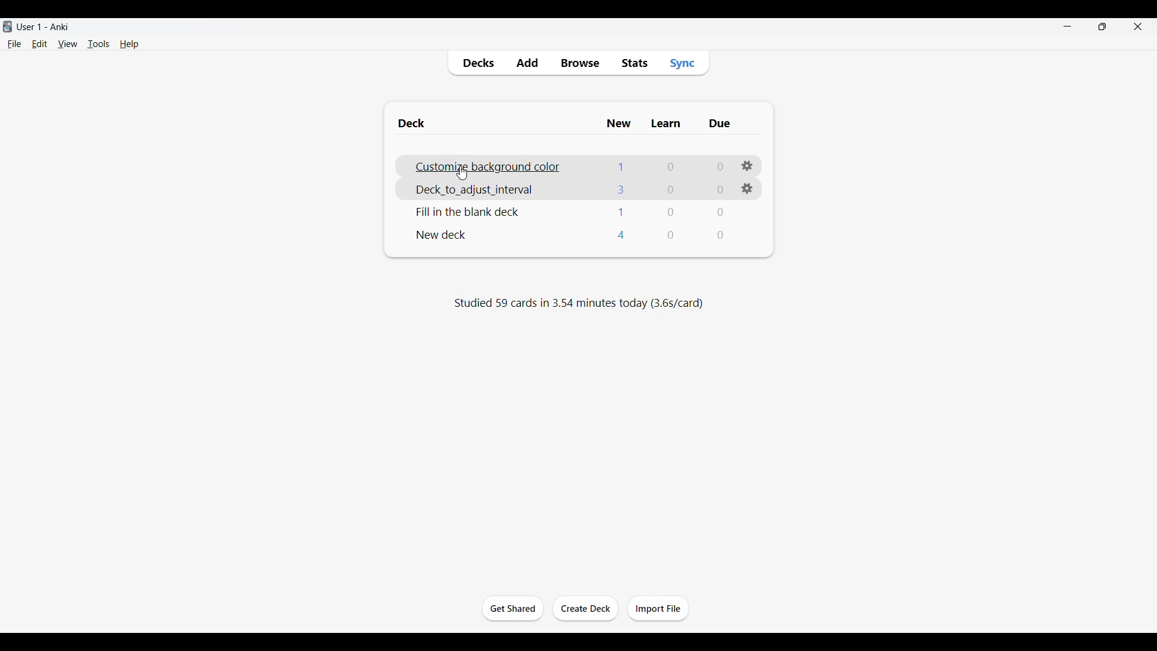 Image resolution: width=1157 pixels, height=651 pixels. I want to click on Tools menu, so click(99, 43).